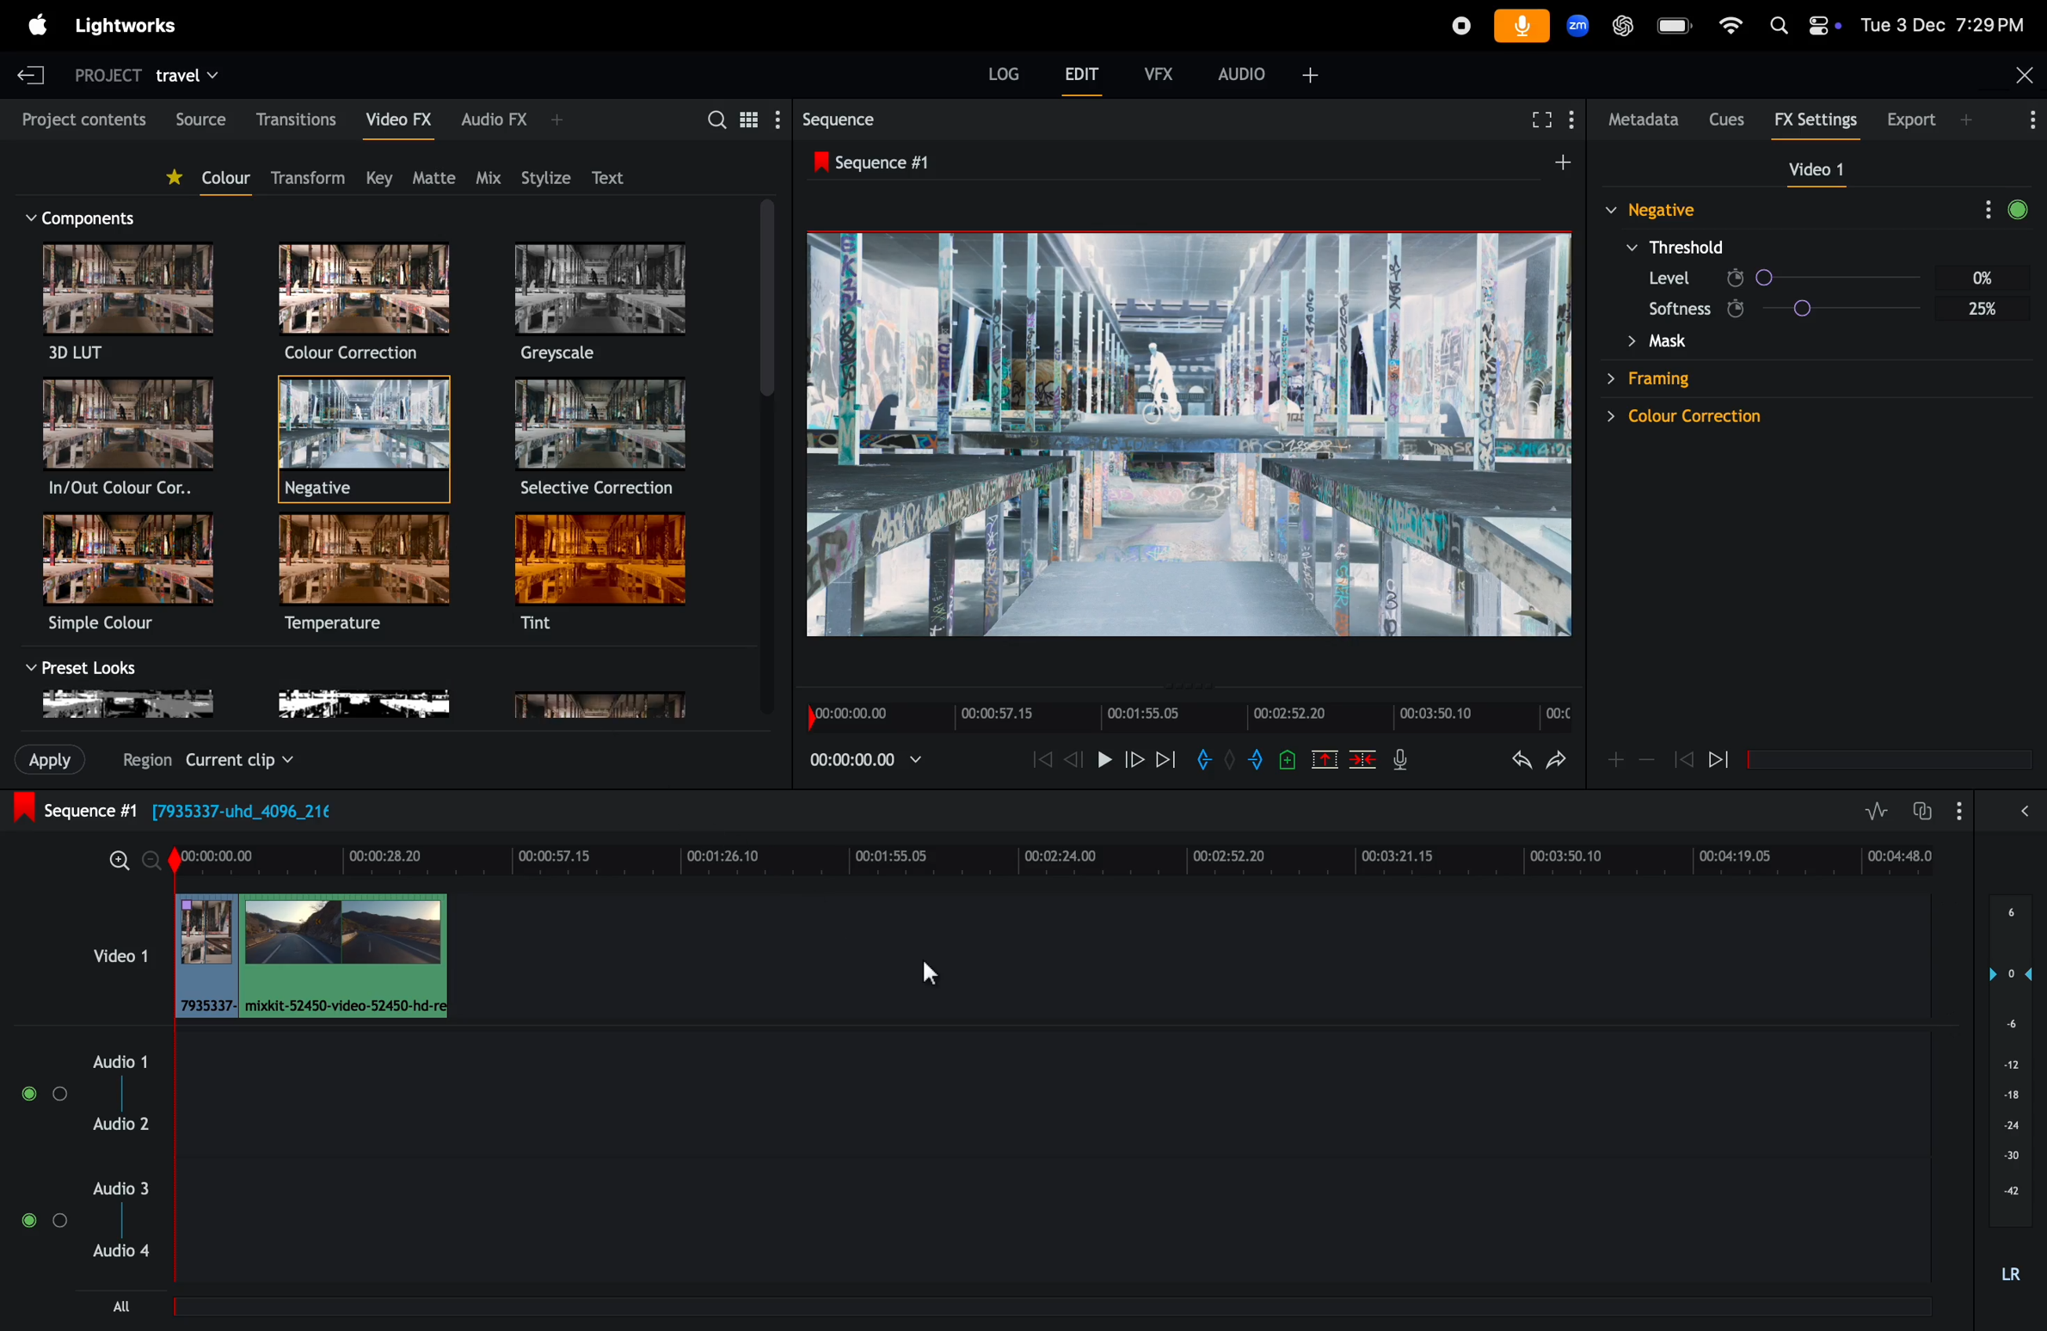  Describe the element at coordinates (617, 177) in the screenshot. I see `Text` at that location.